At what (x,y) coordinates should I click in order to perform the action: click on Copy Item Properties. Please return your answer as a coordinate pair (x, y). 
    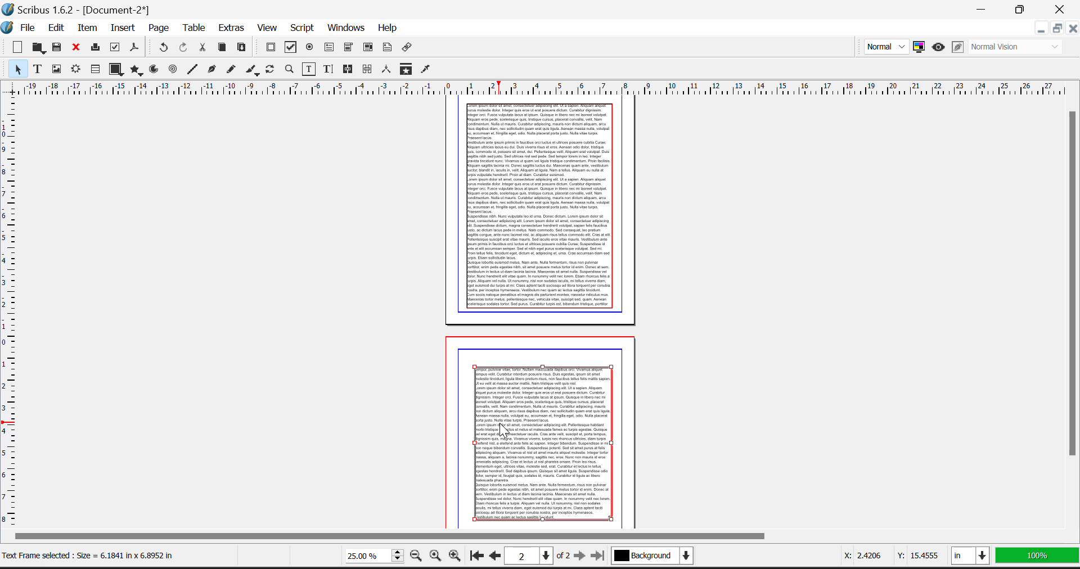
    Looking at the image, I should click on (406, 70).